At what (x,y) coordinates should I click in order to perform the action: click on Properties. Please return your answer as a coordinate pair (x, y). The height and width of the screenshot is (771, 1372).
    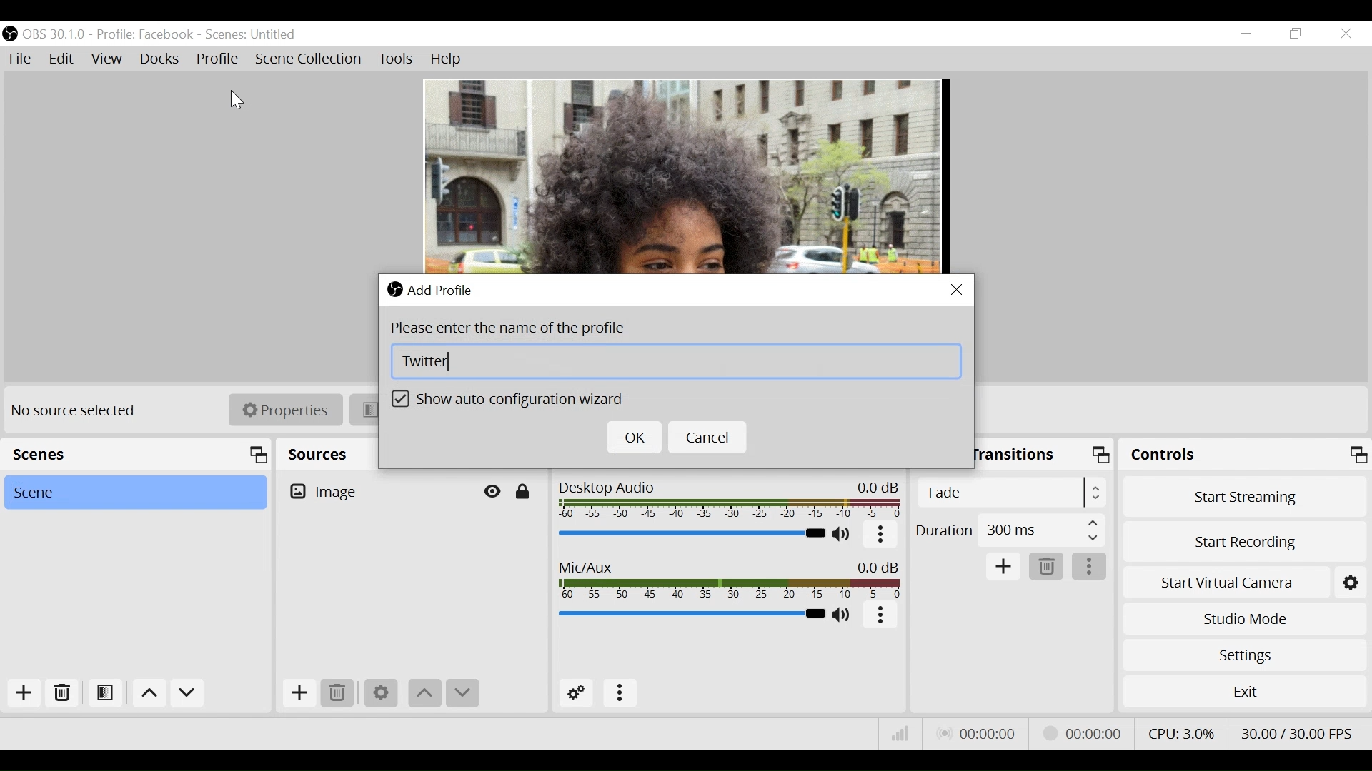
    Looking at the image, I should click on (285, 410).